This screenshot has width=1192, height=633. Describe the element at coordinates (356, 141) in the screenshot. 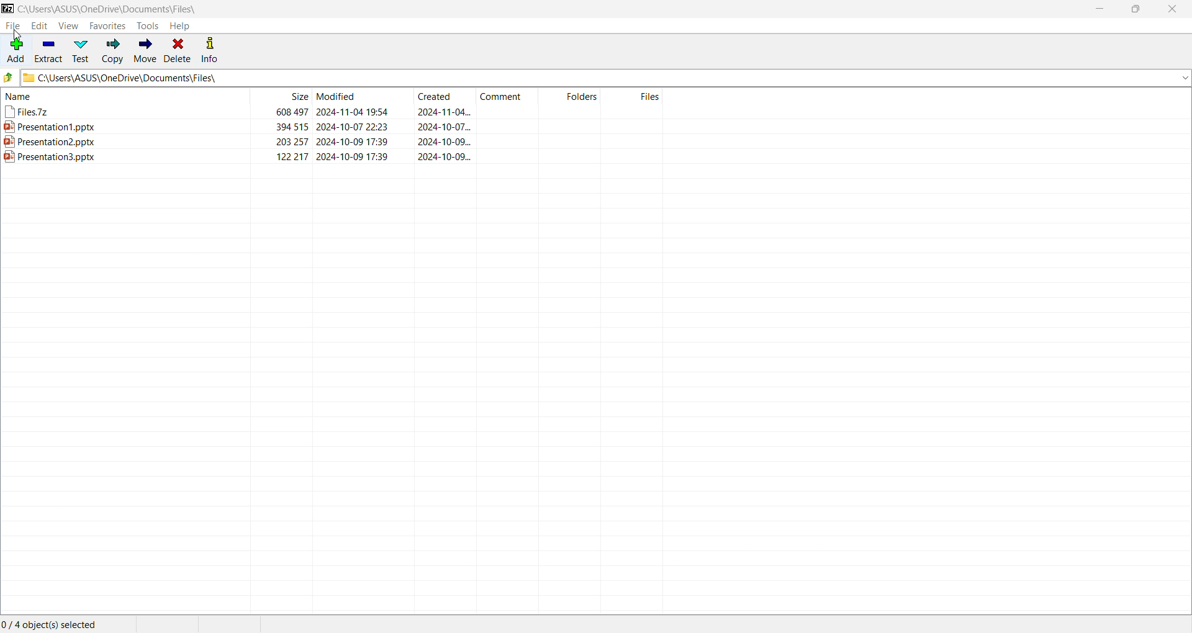

I see `2024-10-09 17:39` at that location.